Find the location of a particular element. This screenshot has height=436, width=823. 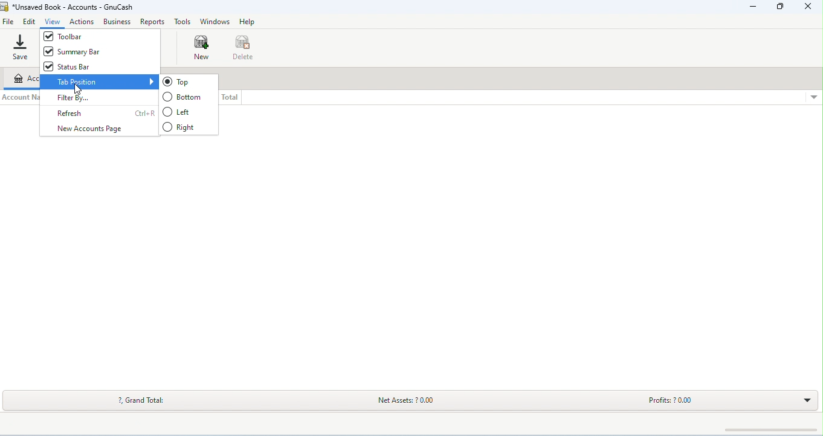

toolbar is located at coordinates (95, 35).